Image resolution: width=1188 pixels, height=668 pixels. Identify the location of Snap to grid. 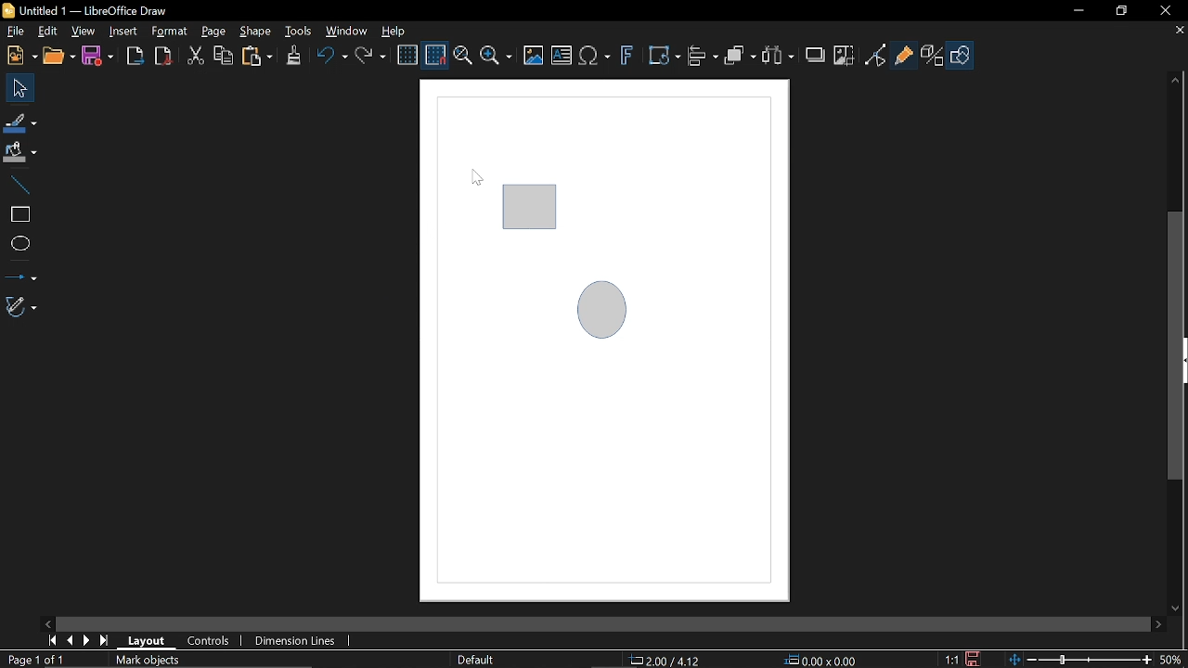
(436, 55).